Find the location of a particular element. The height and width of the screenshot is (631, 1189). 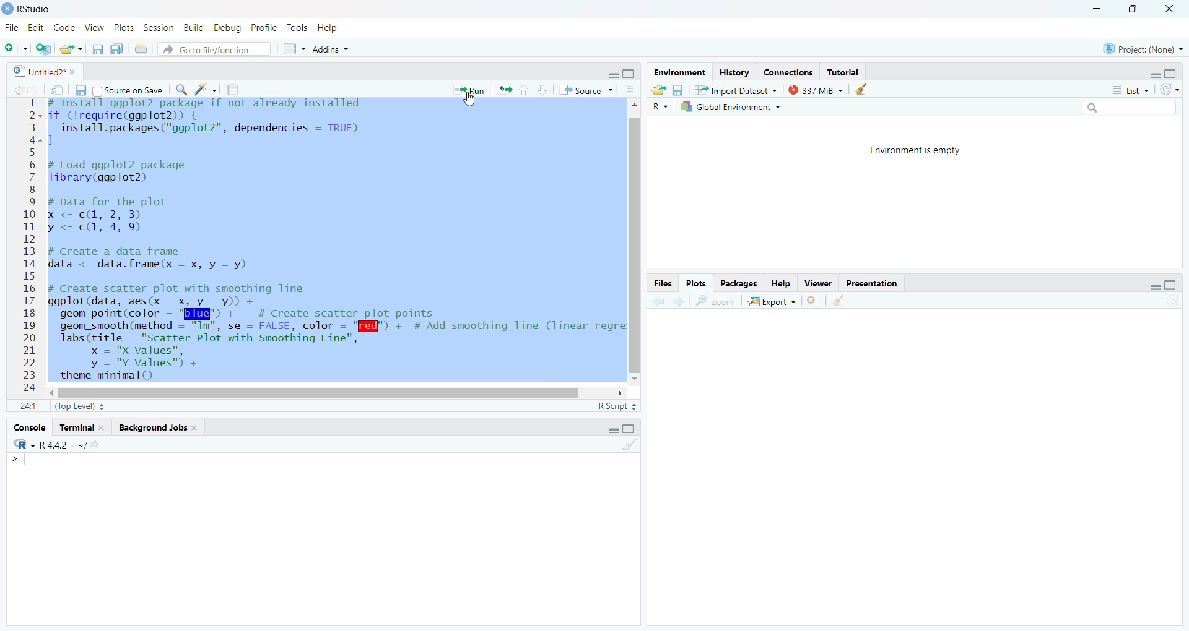

Console is located at coordinates (27, 430).